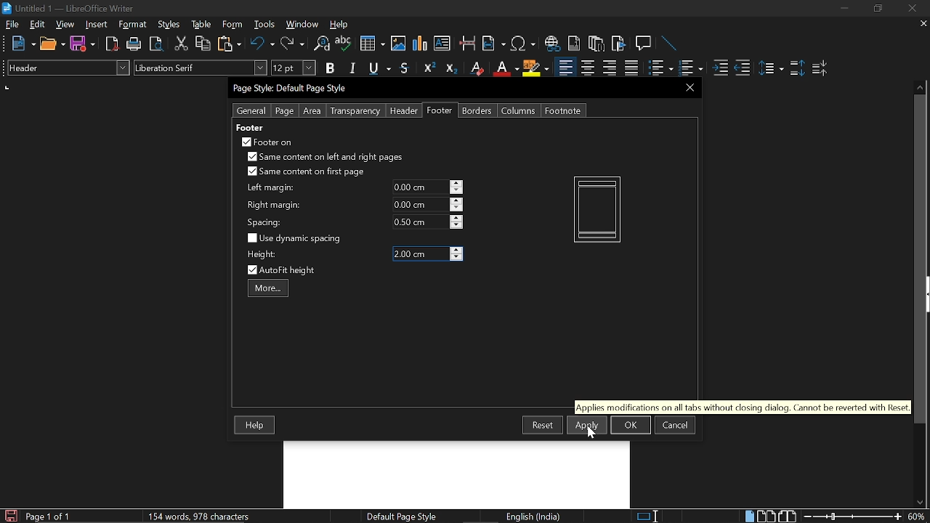 This screenshot has width=930, height=523. What do you see at coordinates (650, 516) in the screenshot?
I see `Standard seleciton` at bounding box center [650, 516].